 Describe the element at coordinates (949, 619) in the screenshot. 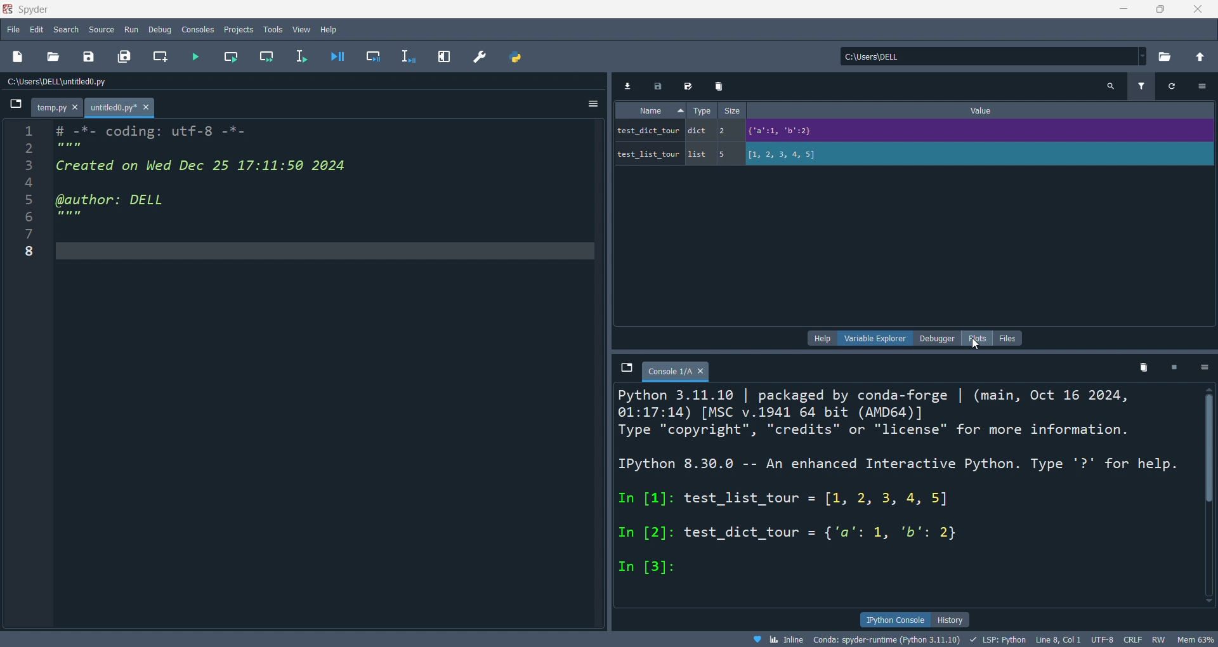

I see `history` at that location.